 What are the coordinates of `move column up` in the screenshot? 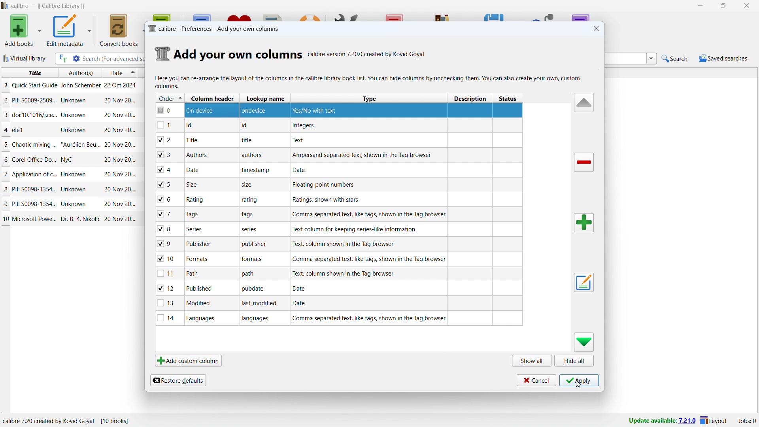 It's located at (583, 102).